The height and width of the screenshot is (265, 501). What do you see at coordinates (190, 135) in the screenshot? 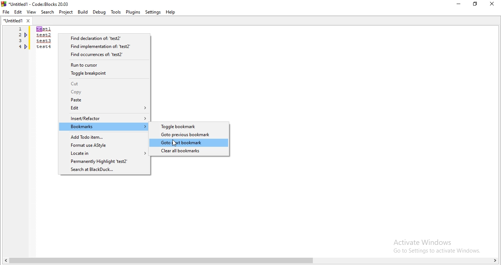
I see `Goto previous bookmark` at bounding box center [190, 135].